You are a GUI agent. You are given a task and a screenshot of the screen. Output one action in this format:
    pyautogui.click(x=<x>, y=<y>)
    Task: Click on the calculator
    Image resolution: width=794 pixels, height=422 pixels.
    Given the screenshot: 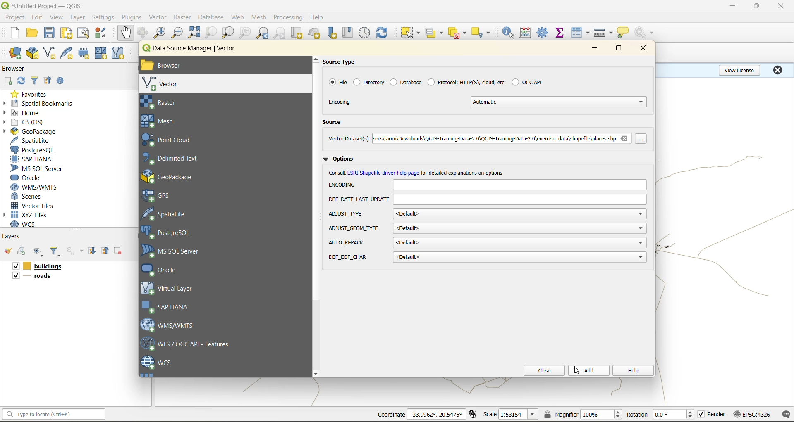 What is the action you would take?
    pyautogui.click(x=528, y=34)
    